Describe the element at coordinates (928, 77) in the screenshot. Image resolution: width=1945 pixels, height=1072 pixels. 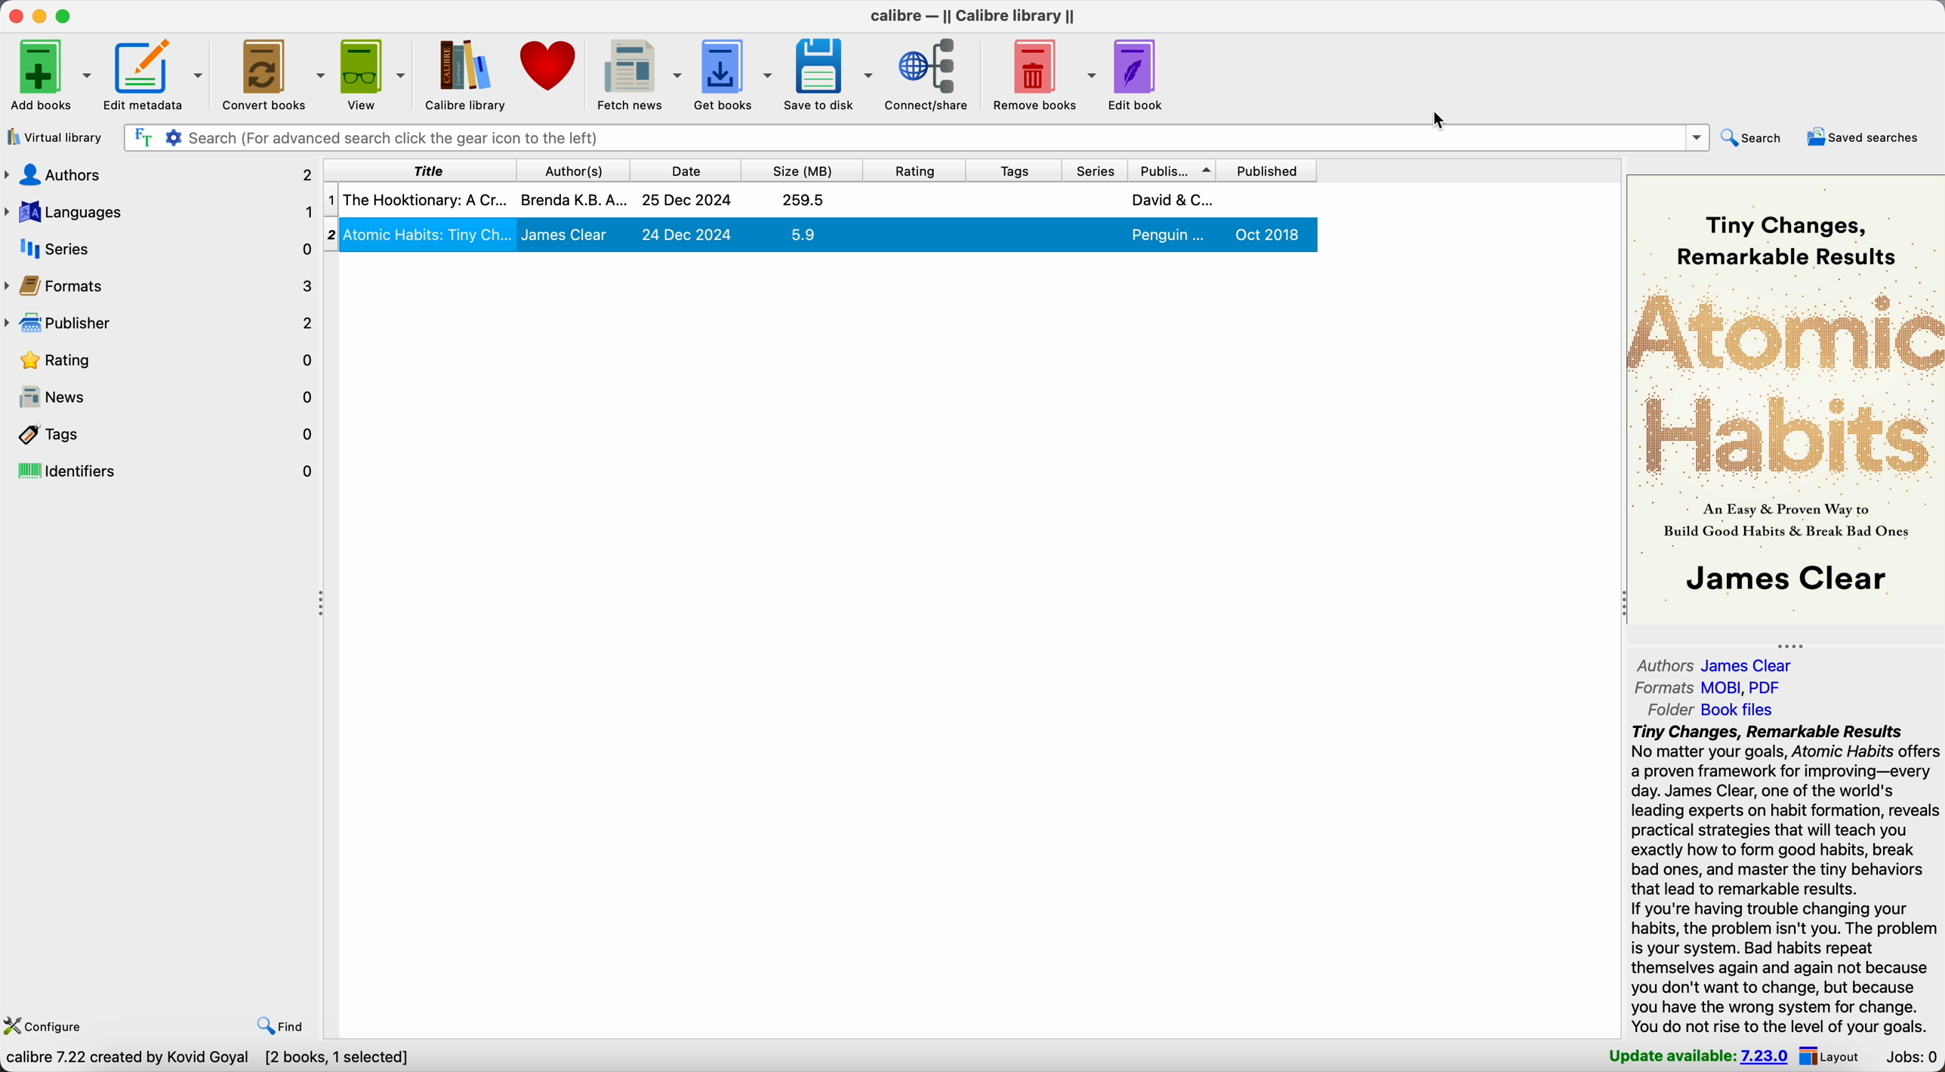
I see `click on connect/share` at that location.